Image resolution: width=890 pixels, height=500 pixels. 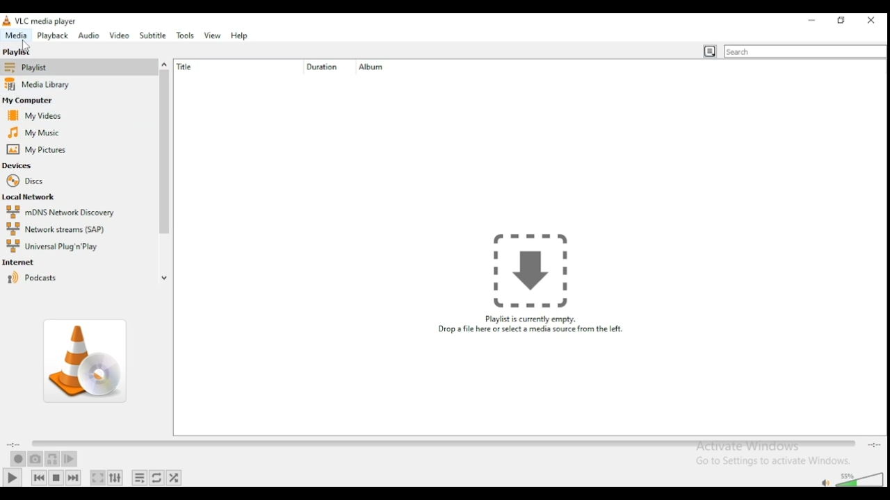 I want to click on stop, so click(x=57, y=478).